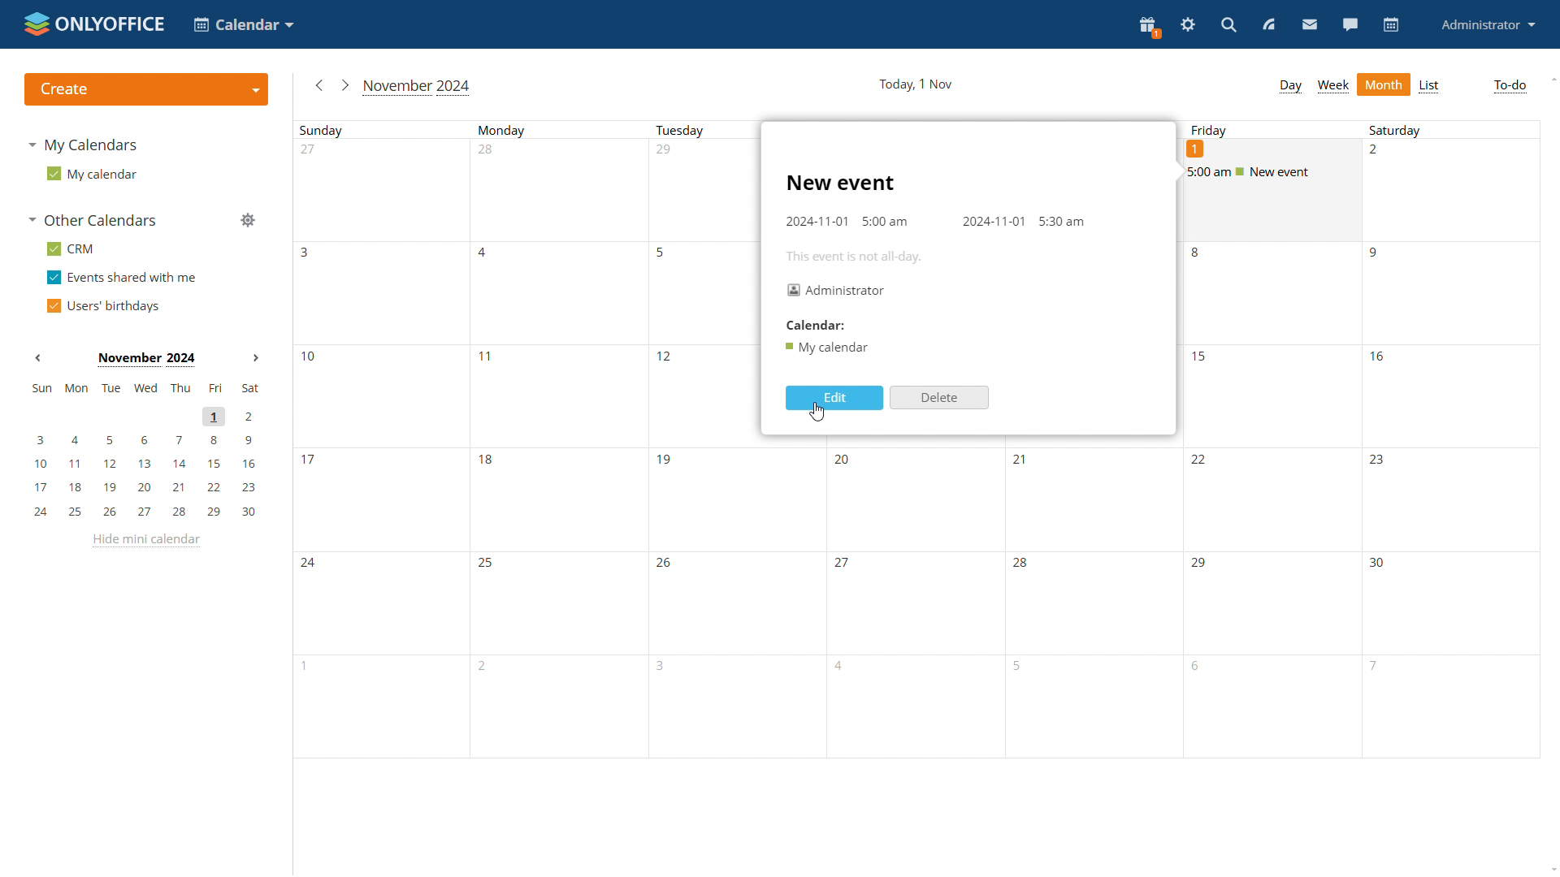  I want to click on create, so click(146, 89).